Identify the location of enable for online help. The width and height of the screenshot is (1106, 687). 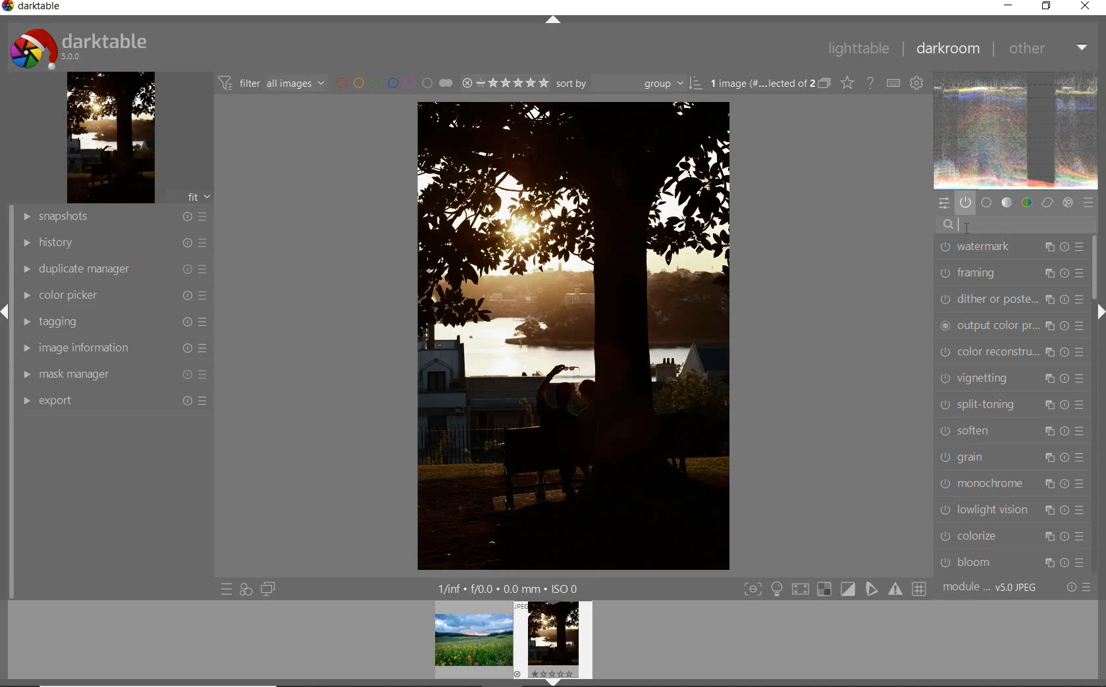
(872, 84).